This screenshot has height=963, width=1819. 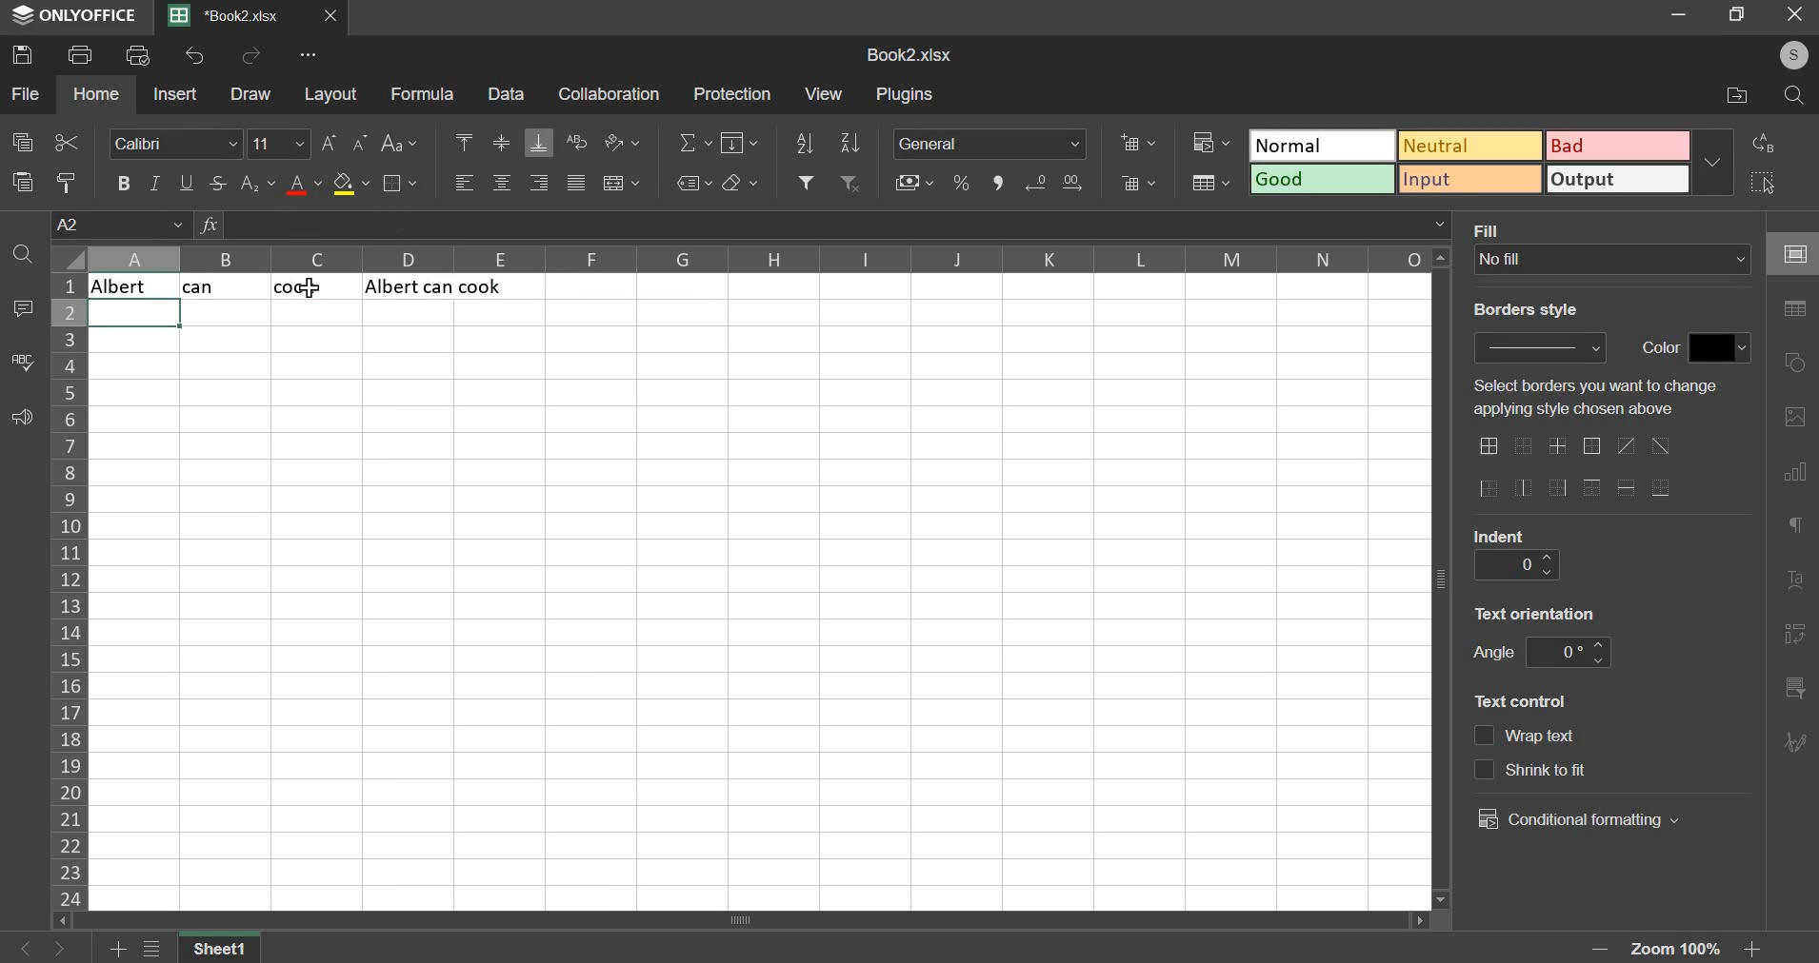 What do you see at coordinates (1792, 691) in the screenshot?
I see `slicer` at bounding box center [1792, 691].